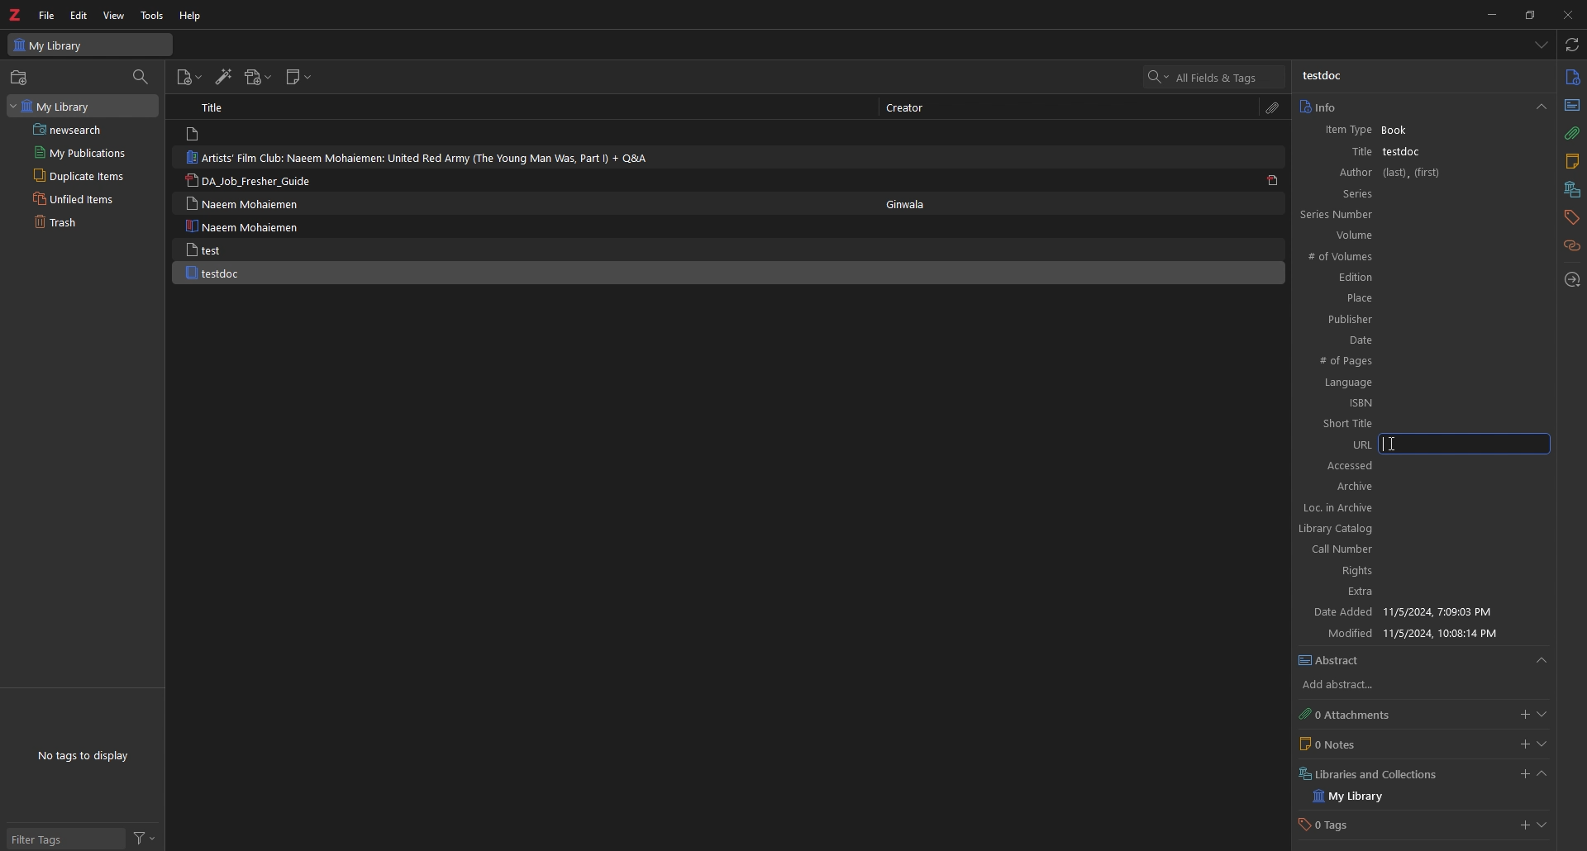 Image resolution: width=1587 pixels, height=851 pixels. Describe the element at coordinates (1395, 297) in the screenshot. I see `Place` at that location.